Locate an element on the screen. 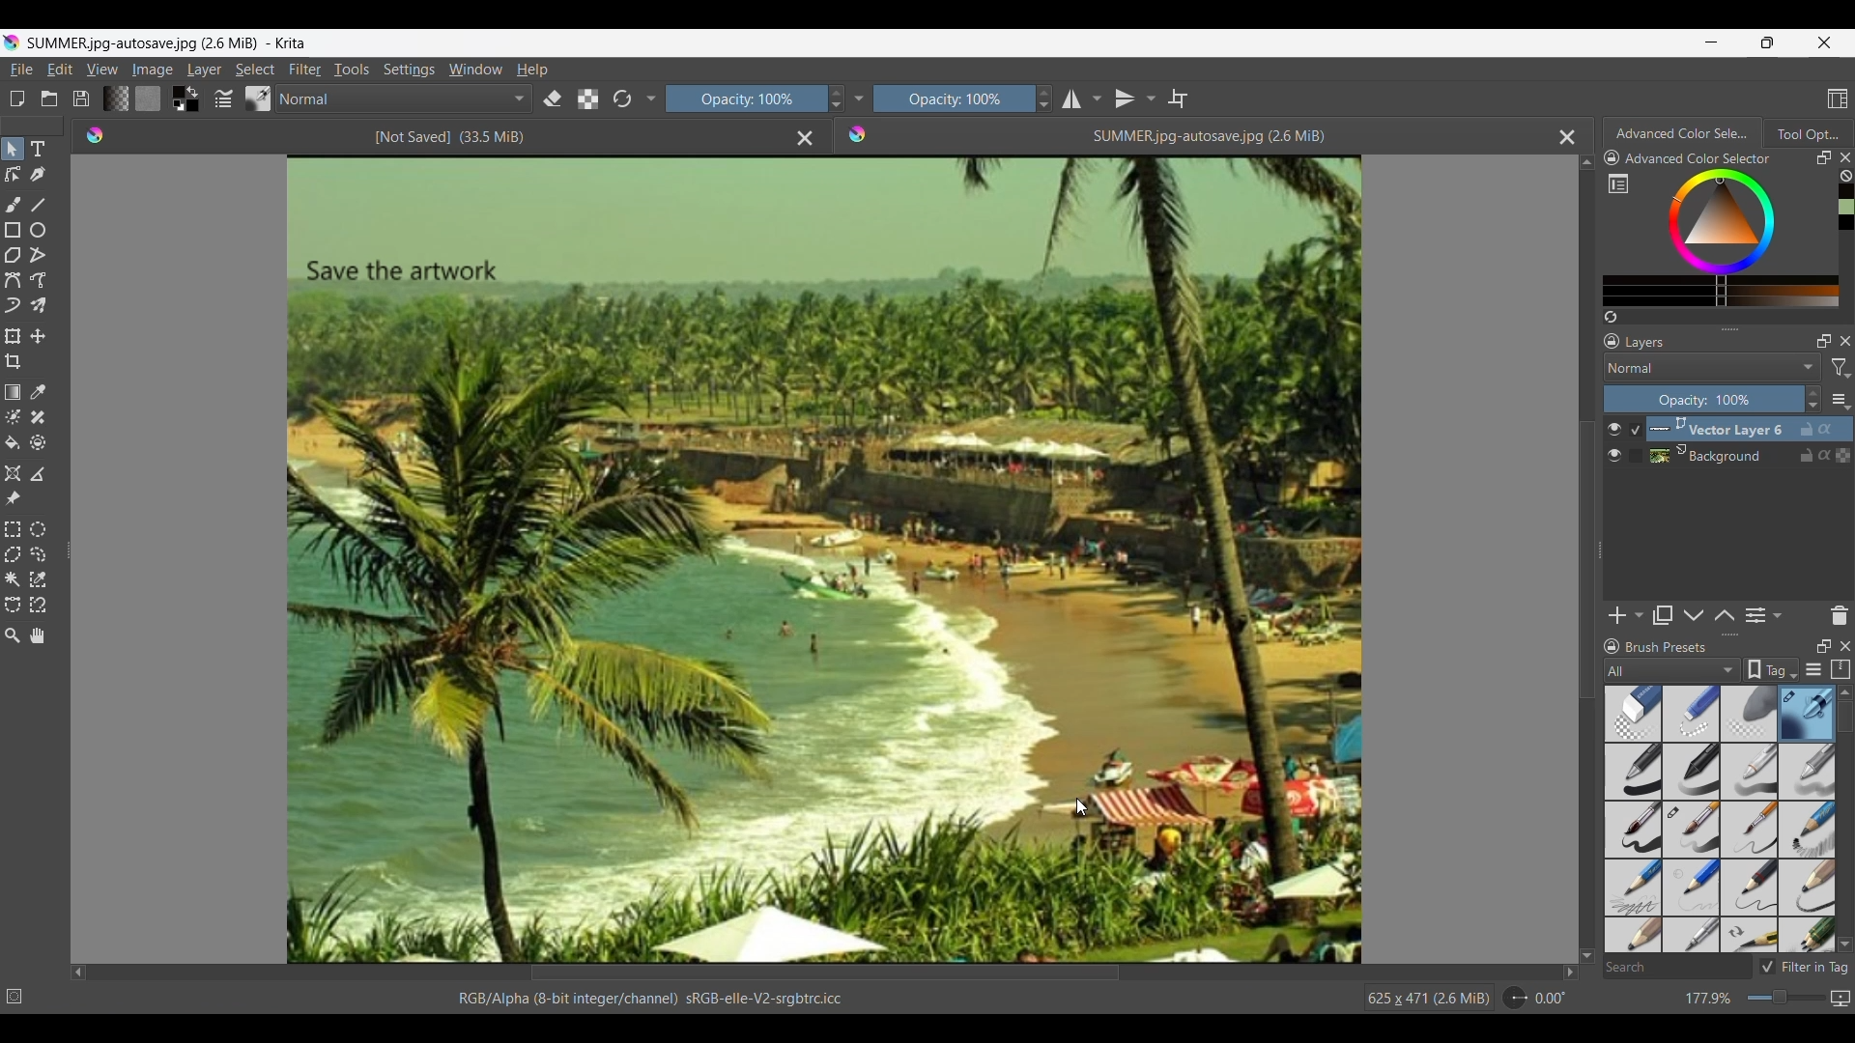  Increase/Decrease opacity is located at coordinates (1813, 400).